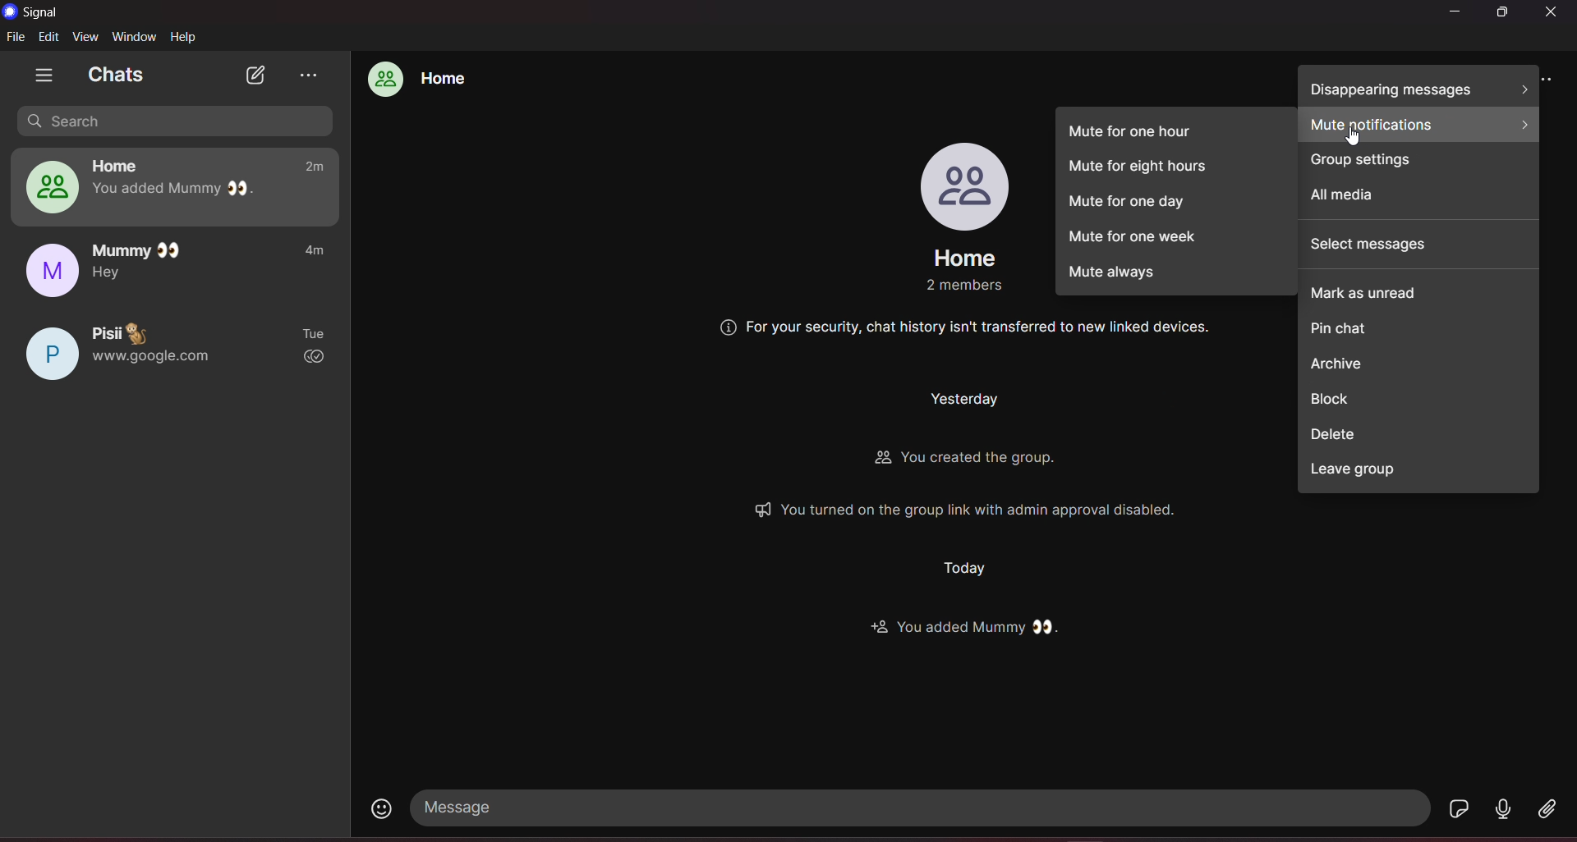 Image resolution: width=1577 pixels, height=842 pixels. Describe the element at coordinates (1552, 12) in the screenshot. I see `close` at that location.